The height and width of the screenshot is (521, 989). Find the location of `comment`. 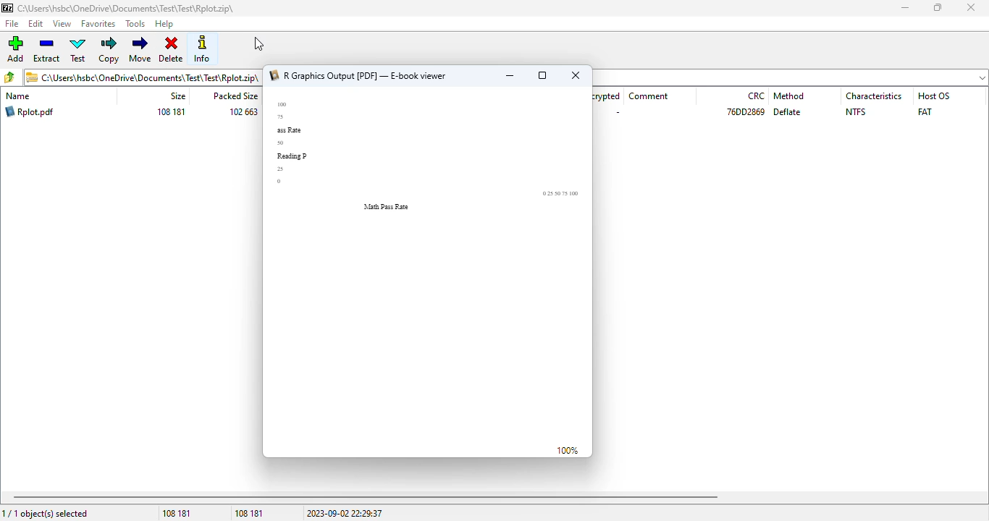

comment is located at coordinates (649, 96).